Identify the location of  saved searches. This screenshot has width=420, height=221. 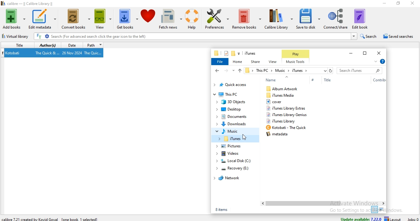
(398, 36).